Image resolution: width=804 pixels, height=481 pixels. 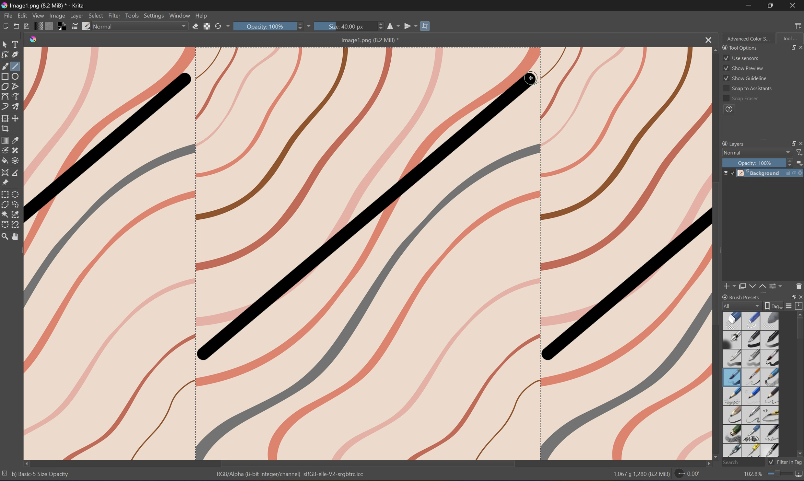 What do you see at coordinates (743, 68) in the screenshot?
I see `Show preview` at bounding box center [743, 68].